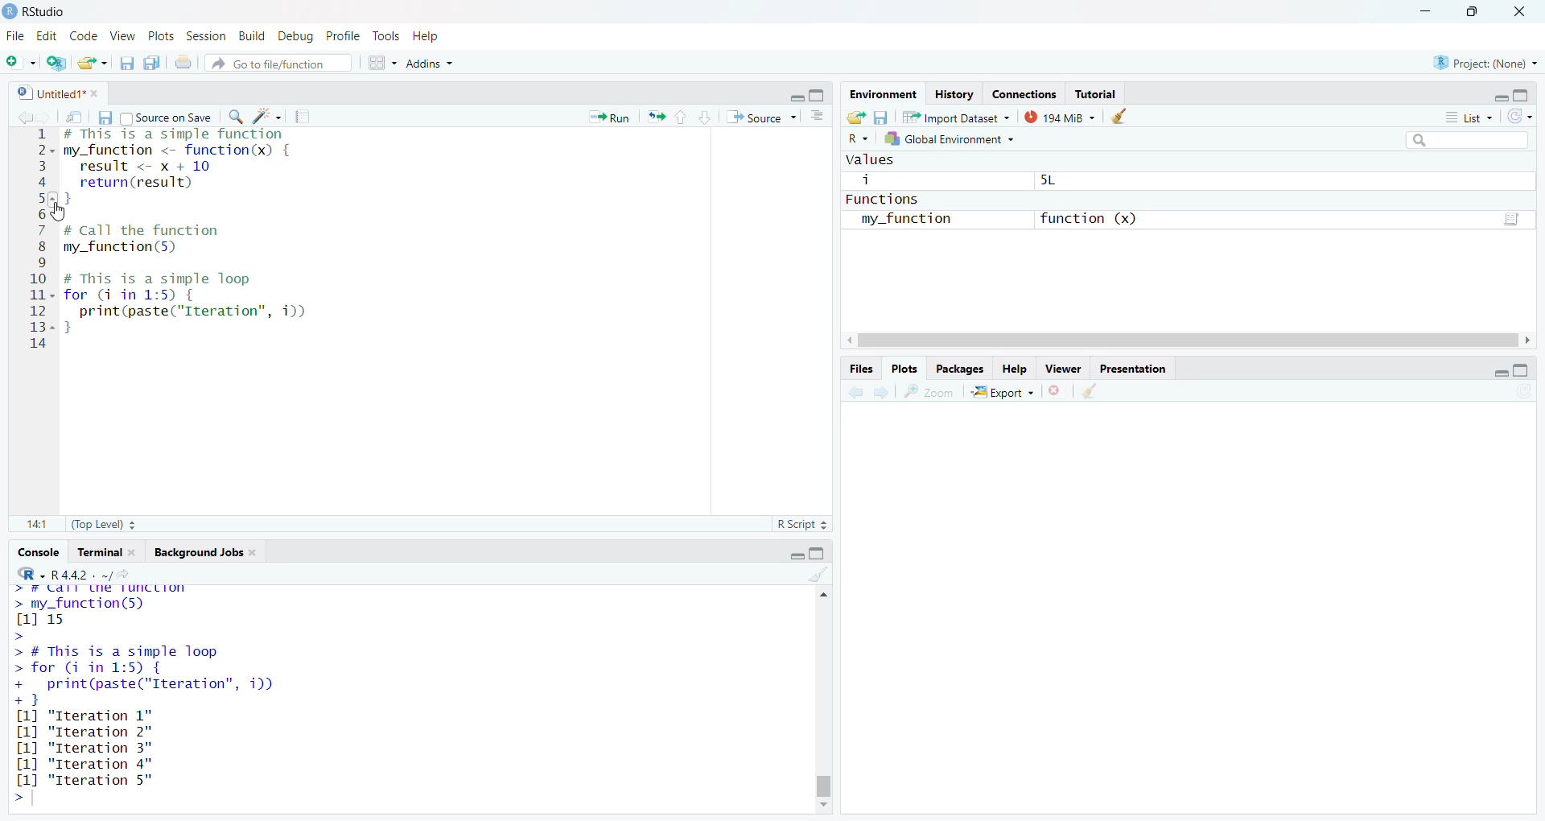 This screenshot has height=821, width=1545. What do you see at coordinates (88, 732) in the screenshot?
I see `[1] "Iteration 2"` at bounding box center [88, 732].